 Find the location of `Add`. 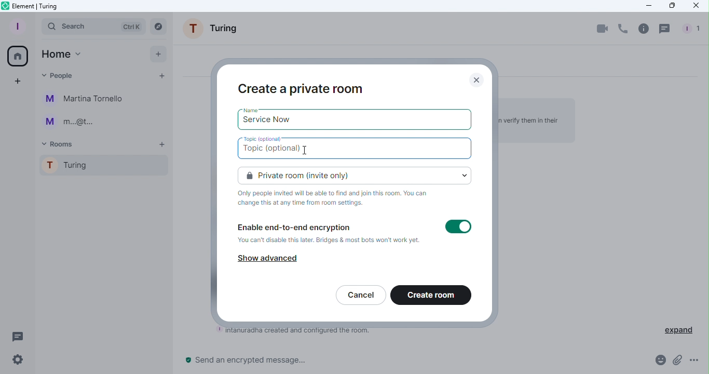

Add is located at coordinates (155, 54).